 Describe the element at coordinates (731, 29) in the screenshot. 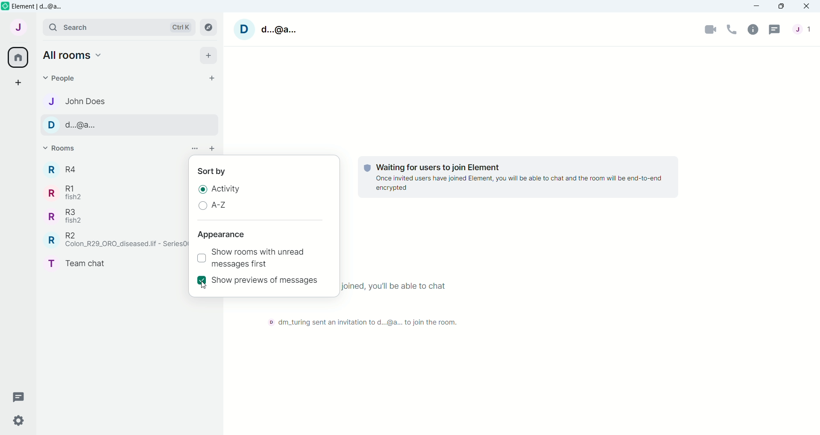

I see `Voice call` at that location.